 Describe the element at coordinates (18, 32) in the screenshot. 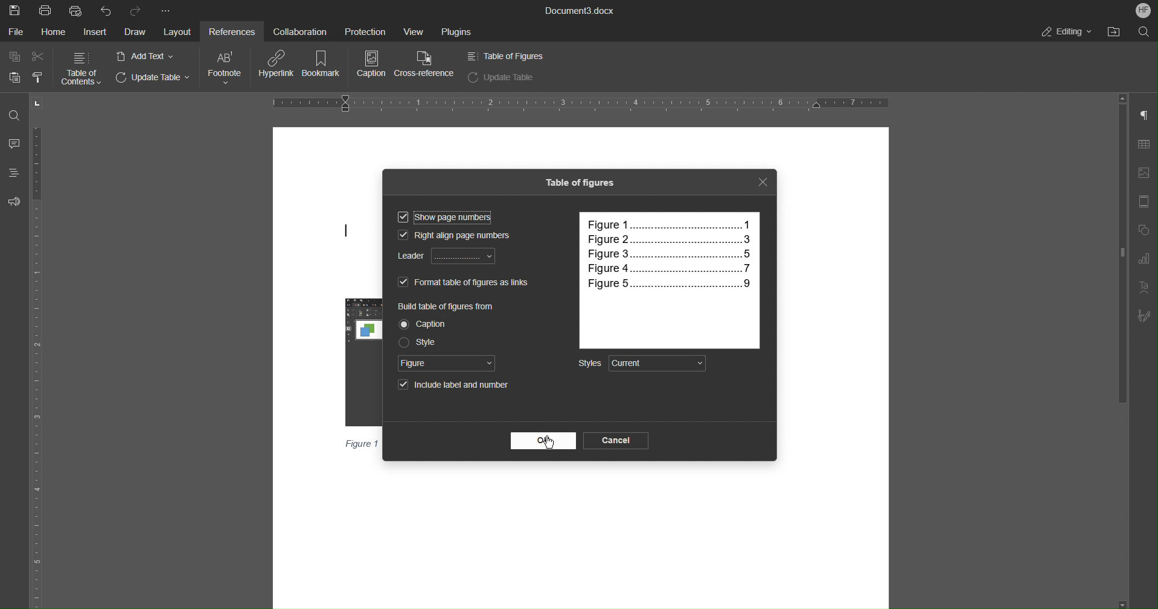

I see `File` at that location.